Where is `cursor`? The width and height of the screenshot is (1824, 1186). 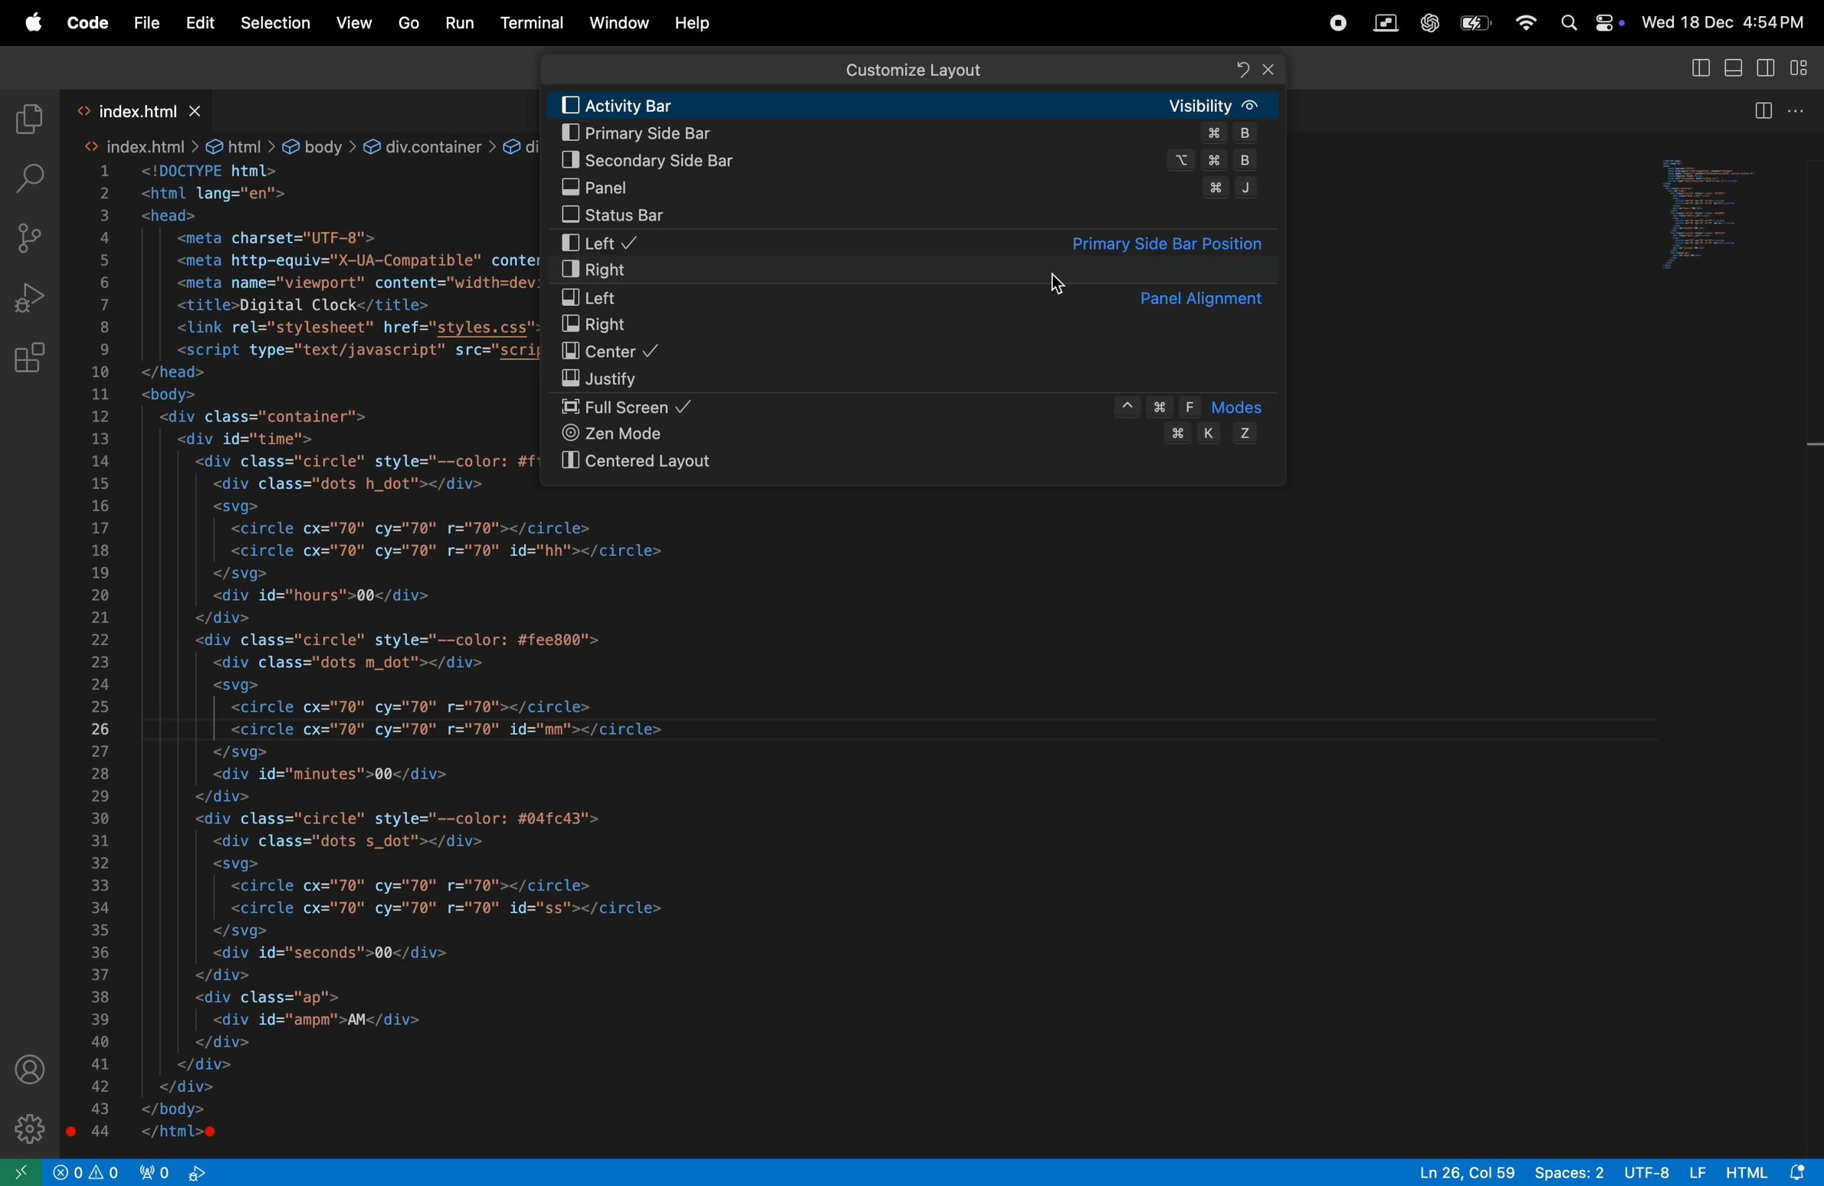 cursor is located at coordinates (1058, 282).